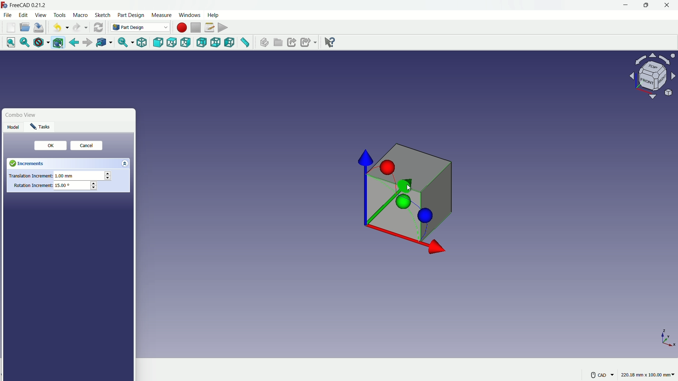 This screenshot has width=678, height=381. I want to click on bounding box, so click(59, 43).